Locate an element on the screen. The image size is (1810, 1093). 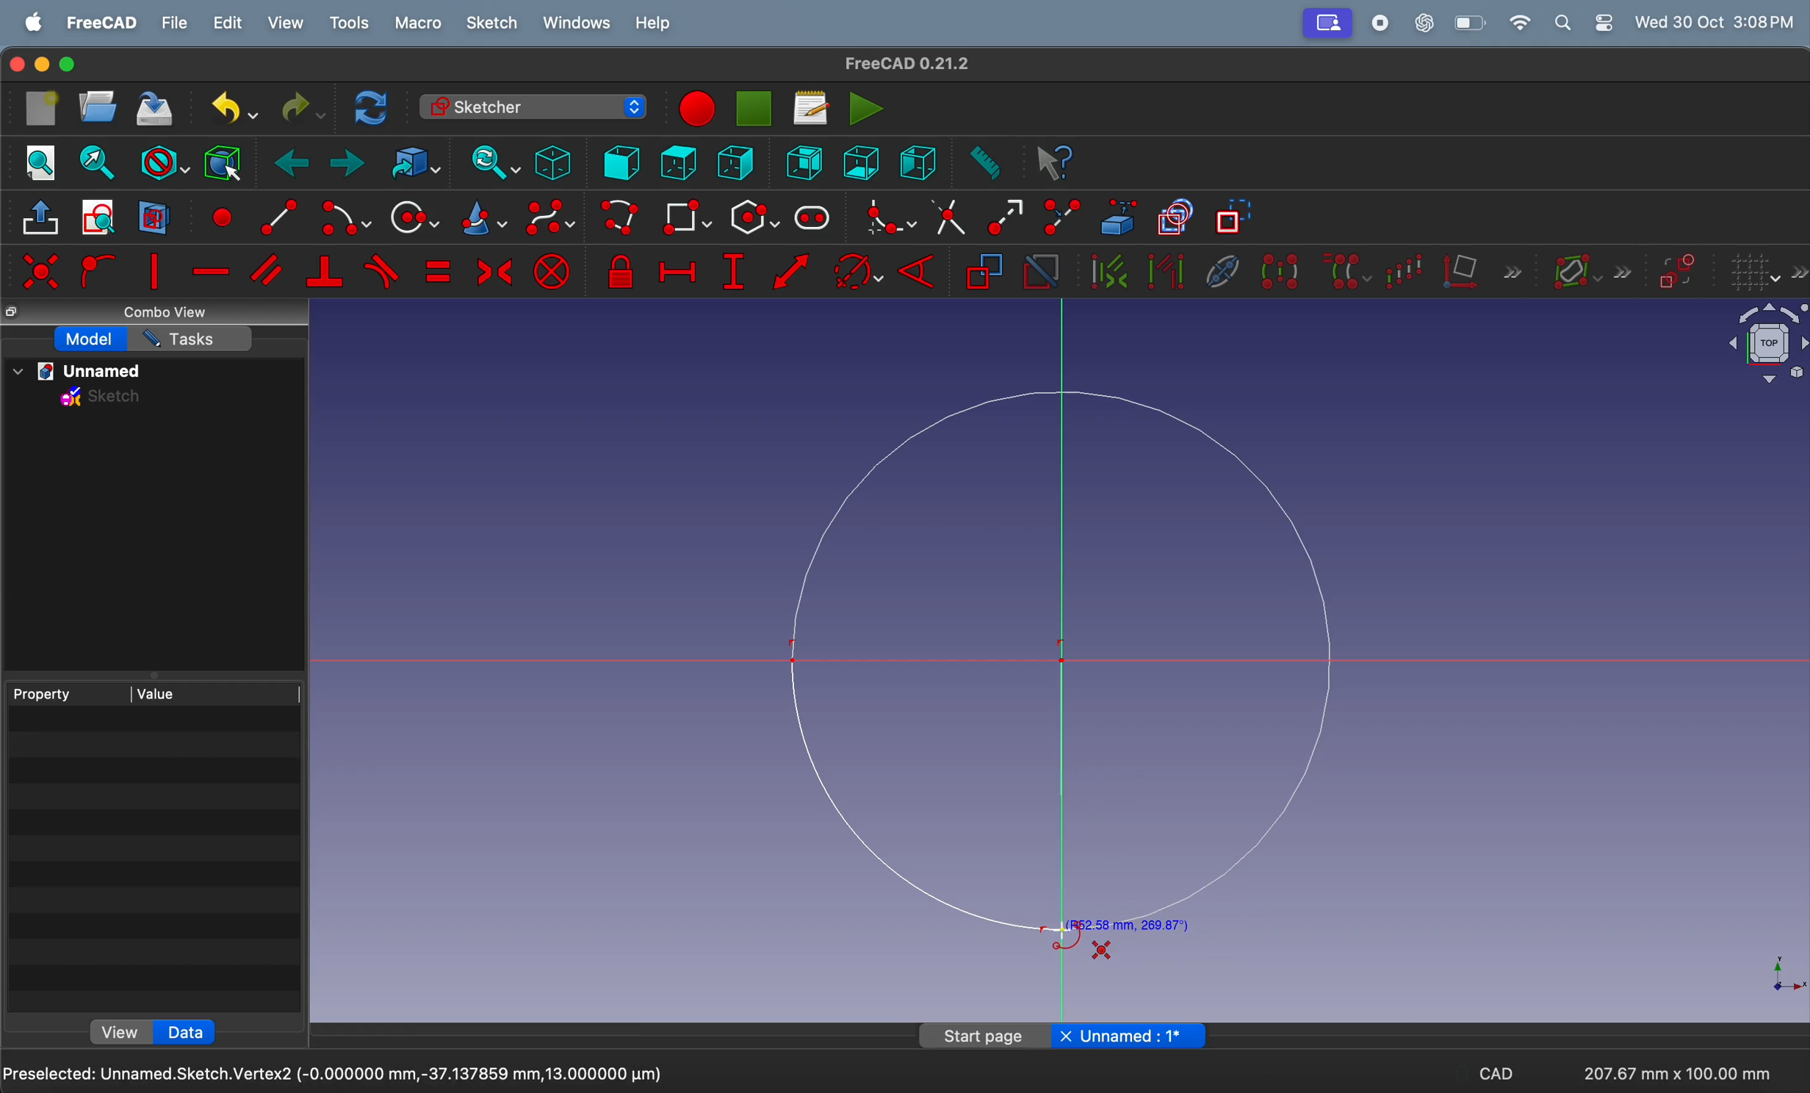
profile is located at coordinates (1329, 24).